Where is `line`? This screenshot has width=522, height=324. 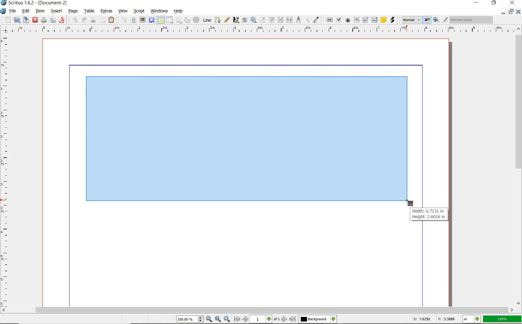 line is located at coordinates (207, 20).